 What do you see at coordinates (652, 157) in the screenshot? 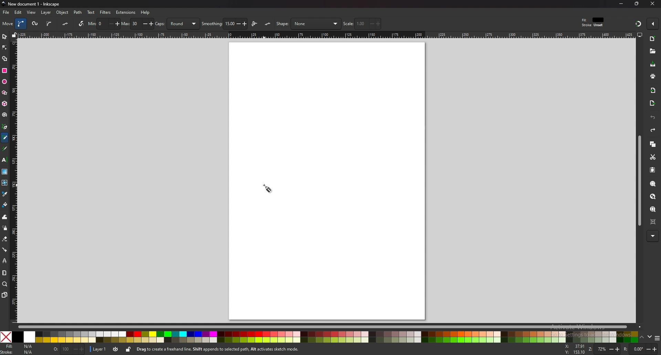
I see `cut` at bounding box center [652, 157].